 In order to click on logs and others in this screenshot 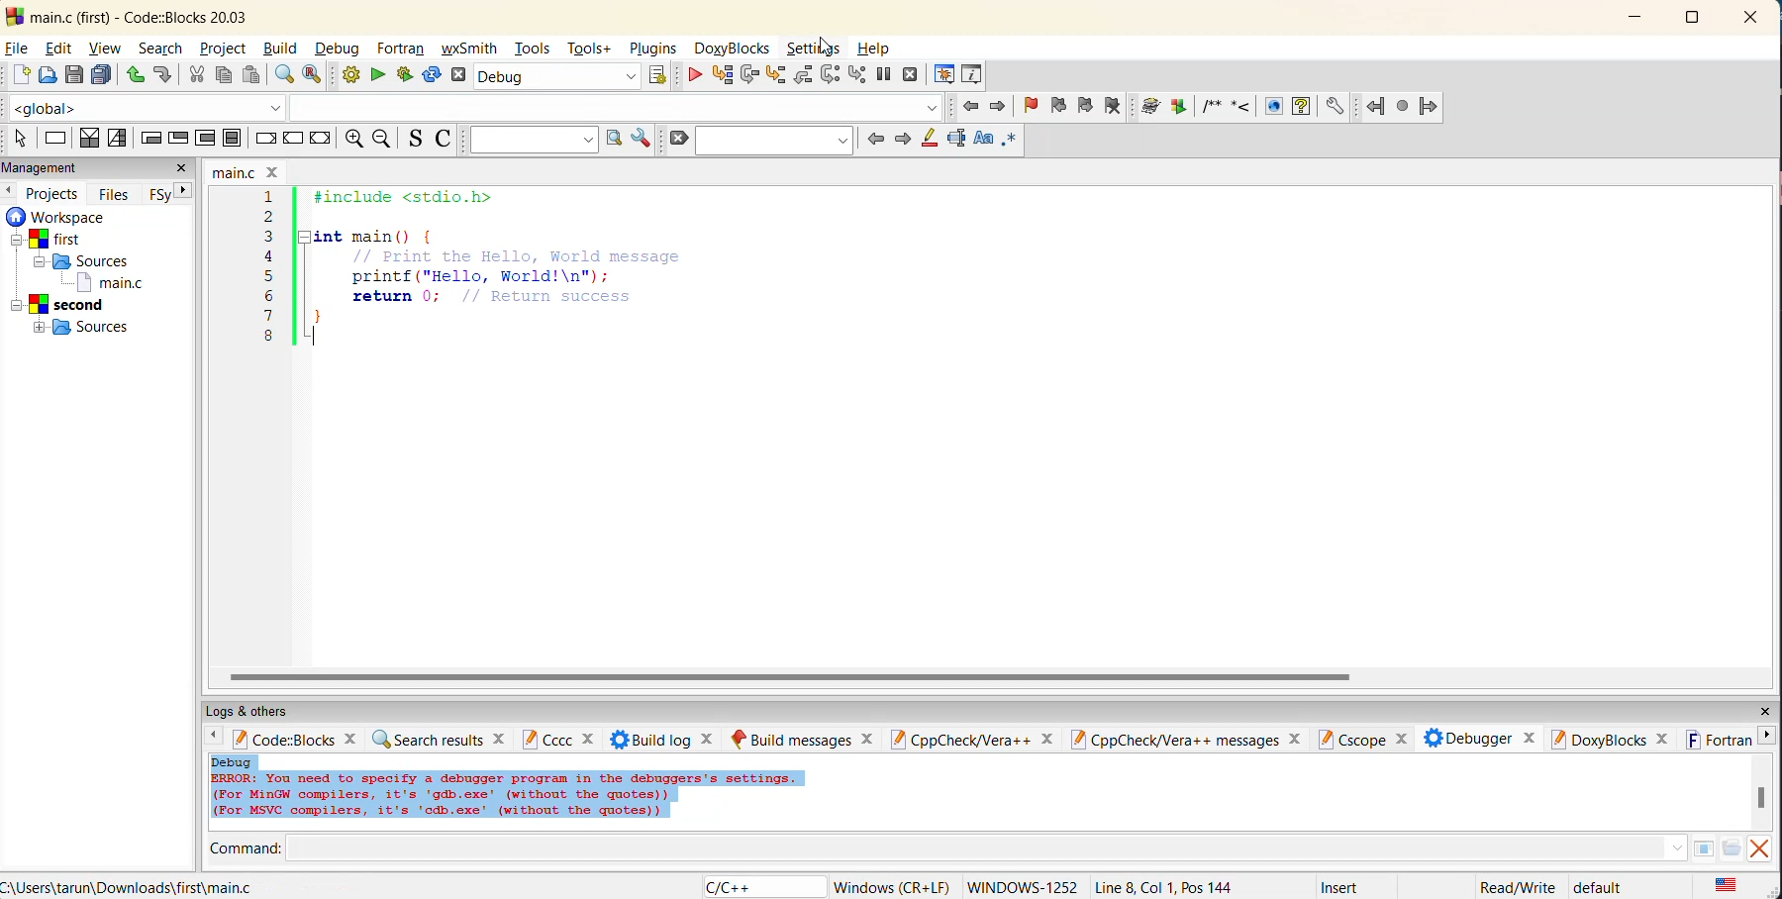, I will do `click(263, 711)`.